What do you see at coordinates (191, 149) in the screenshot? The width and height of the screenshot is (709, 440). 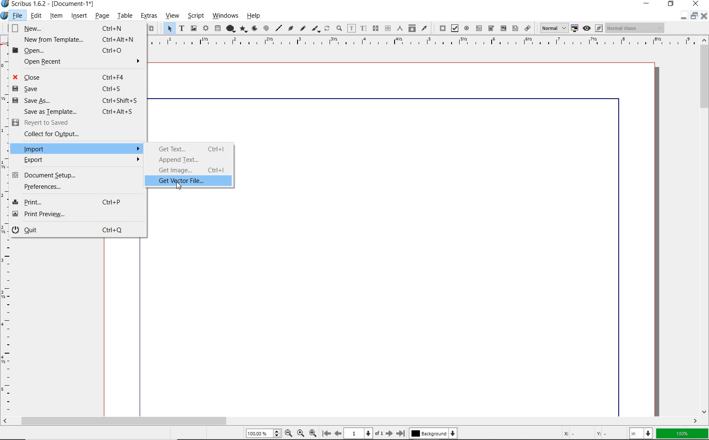 I see `get text...` at bounding box center [191, 149].